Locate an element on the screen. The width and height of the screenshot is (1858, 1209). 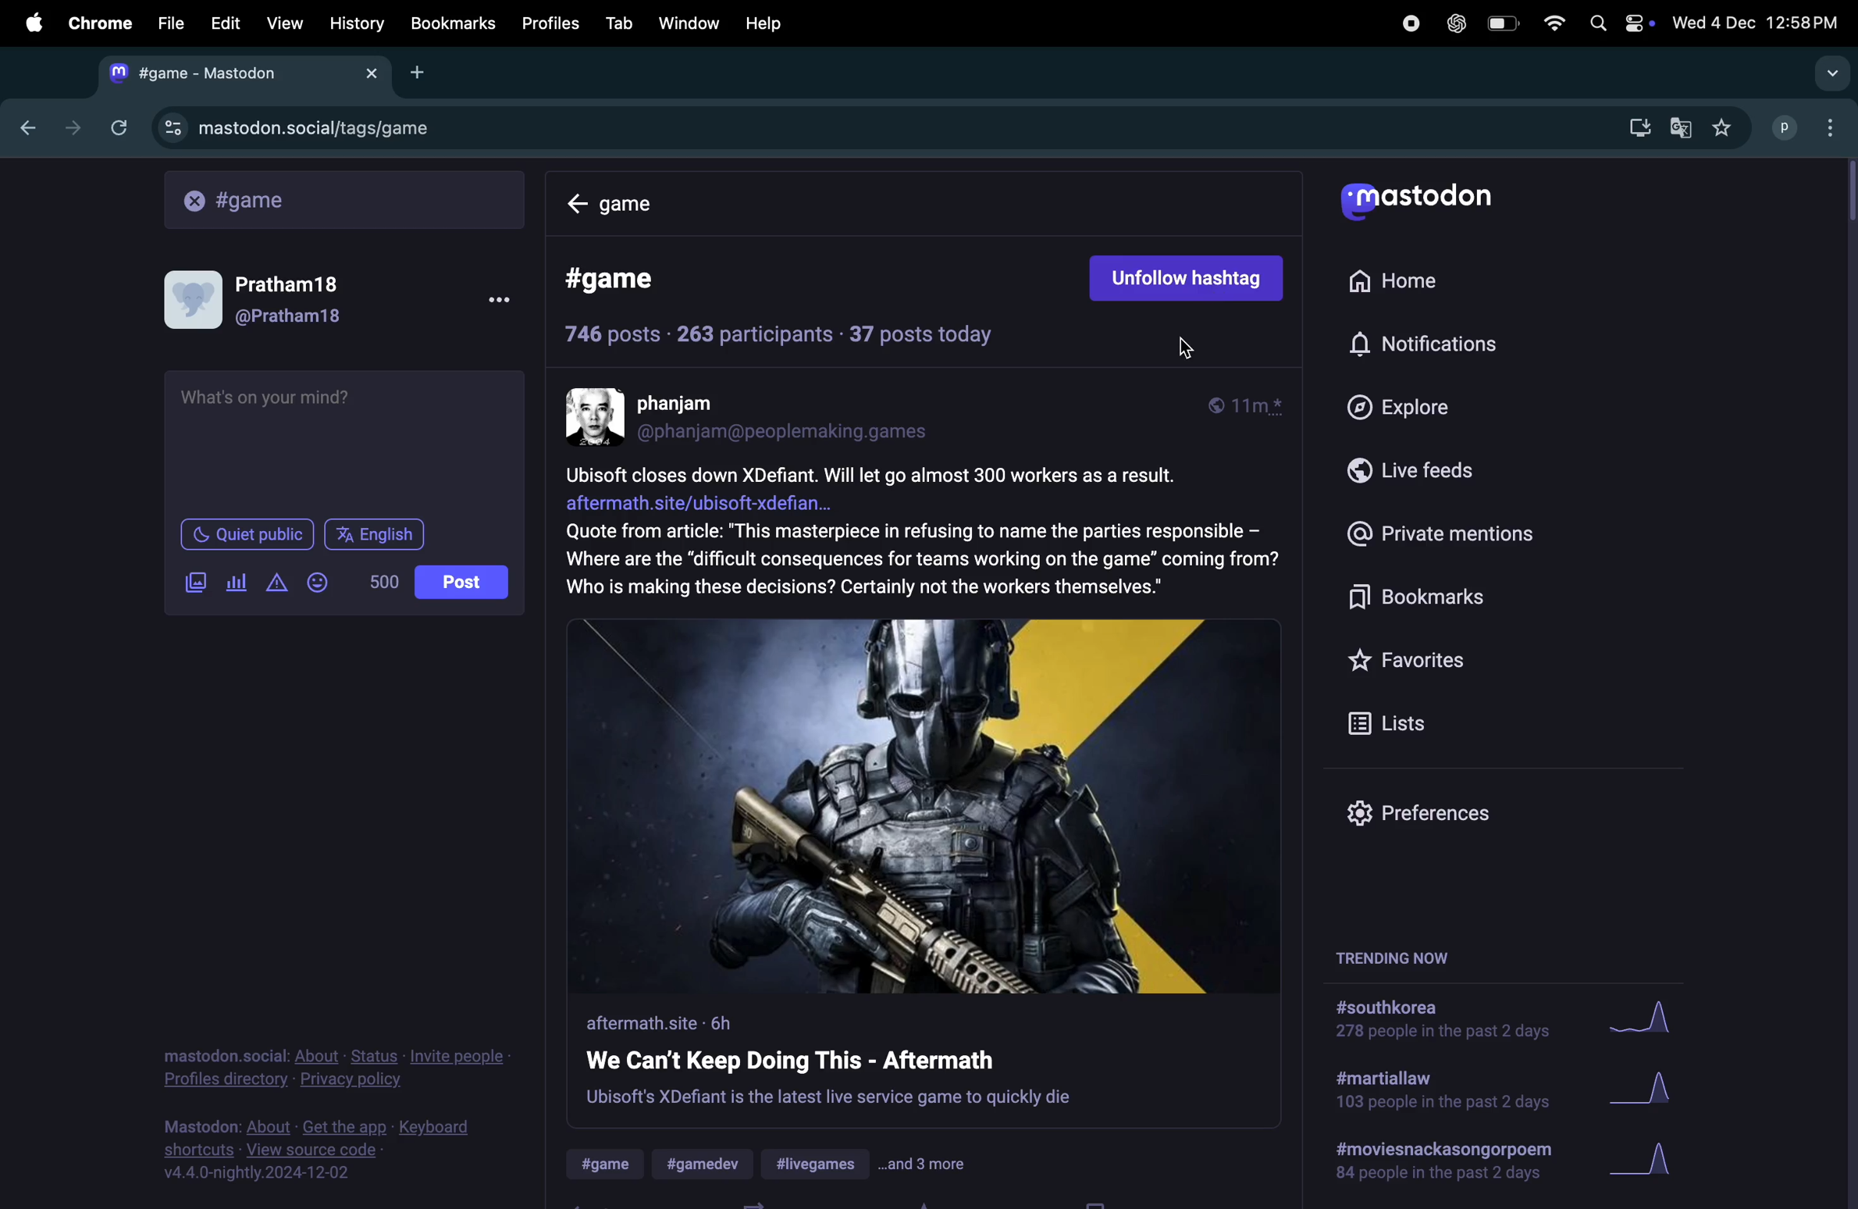
live service  is located at coordinates (830, 1100).